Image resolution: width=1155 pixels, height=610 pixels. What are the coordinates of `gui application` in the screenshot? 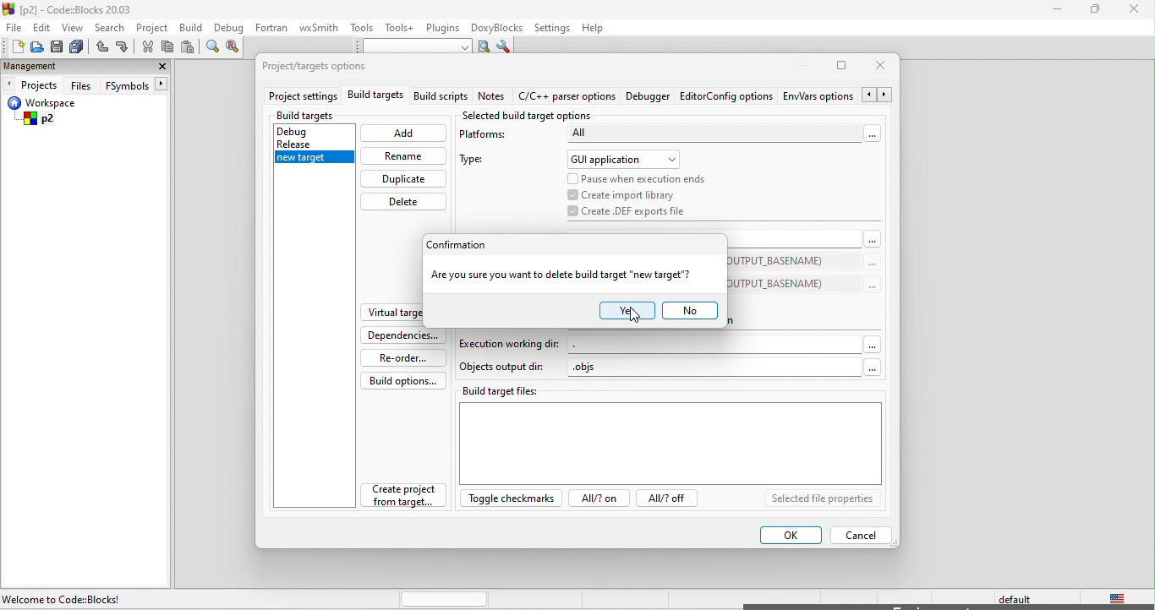 It's located at (626, 159).